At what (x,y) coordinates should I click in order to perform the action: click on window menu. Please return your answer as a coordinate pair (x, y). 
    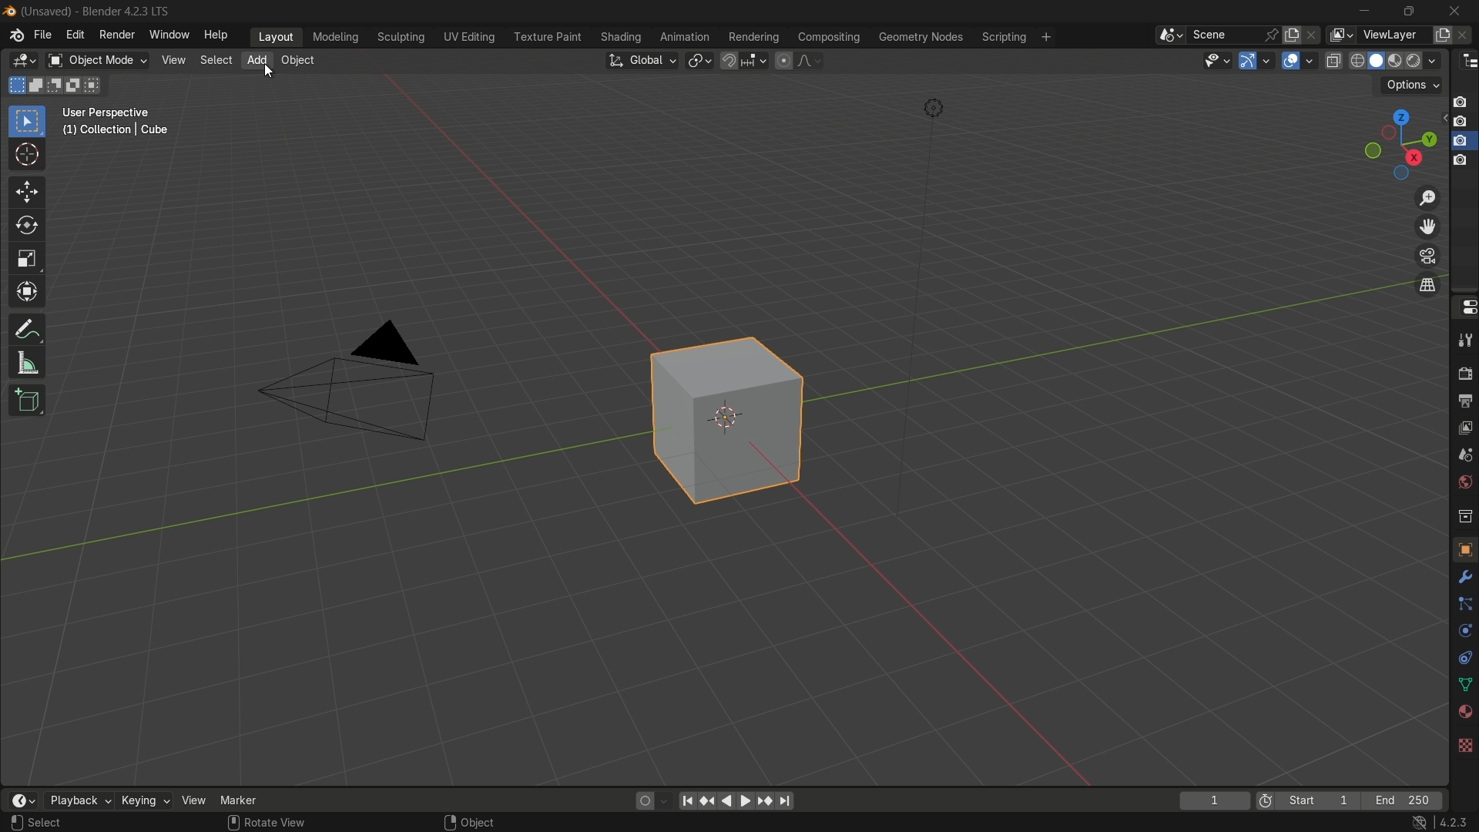
    Looking at the image, I should click on (168, 34).